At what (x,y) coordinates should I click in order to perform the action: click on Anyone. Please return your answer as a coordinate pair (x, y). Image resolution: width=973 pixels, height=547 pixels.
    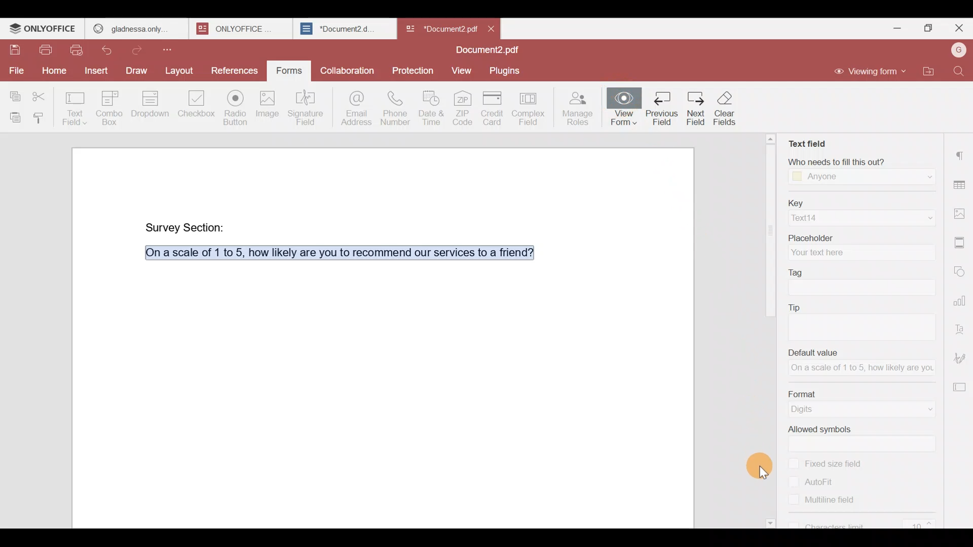
    Looking at the image, I should click on (862, 177).